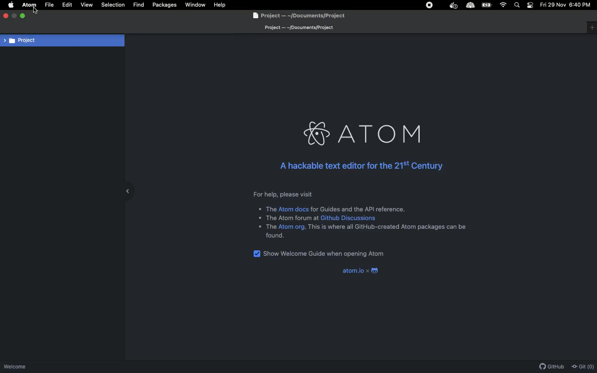 The width and height of the screenshot is (597, 373). What do you see at coordinates (275, 236) in the screenshot?
I see `description` at bounding box center [275, 236].